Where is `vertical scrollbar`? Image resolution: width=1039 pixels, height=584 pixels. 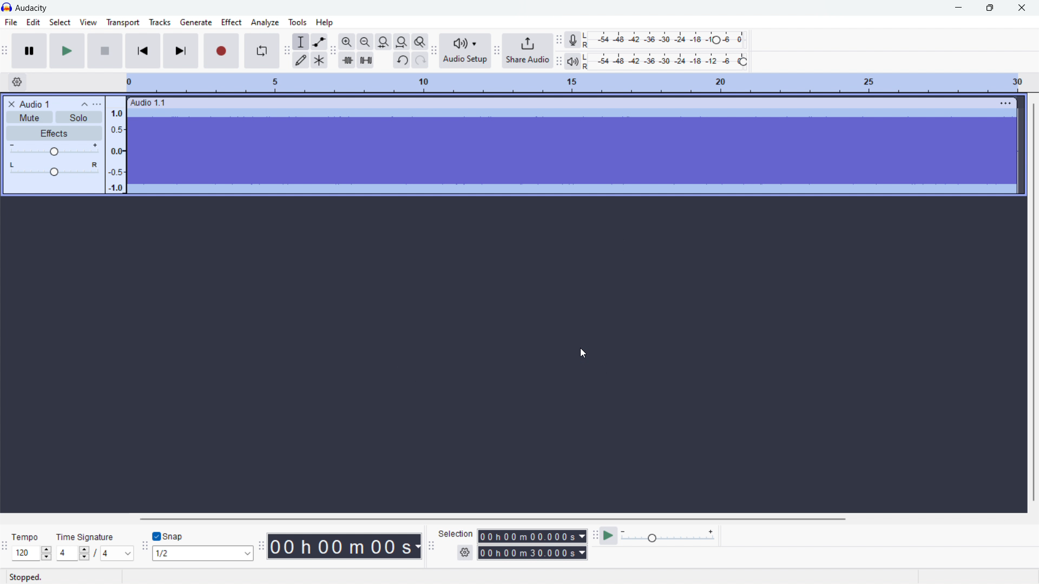
vertical scrollbar is located at coordinates (1033, 301).